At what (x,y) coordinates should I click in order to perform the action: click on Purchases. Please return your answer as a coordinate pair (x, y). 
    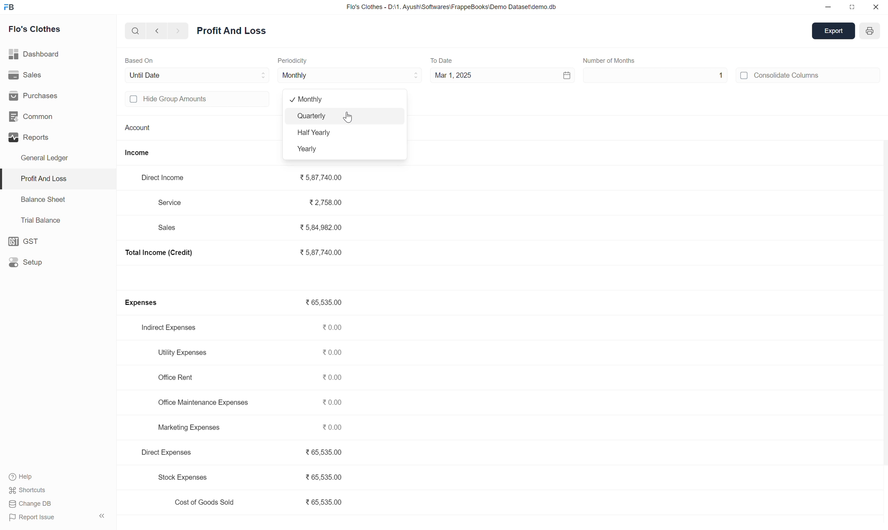
    Looking at the image, I should click on (34, 97).